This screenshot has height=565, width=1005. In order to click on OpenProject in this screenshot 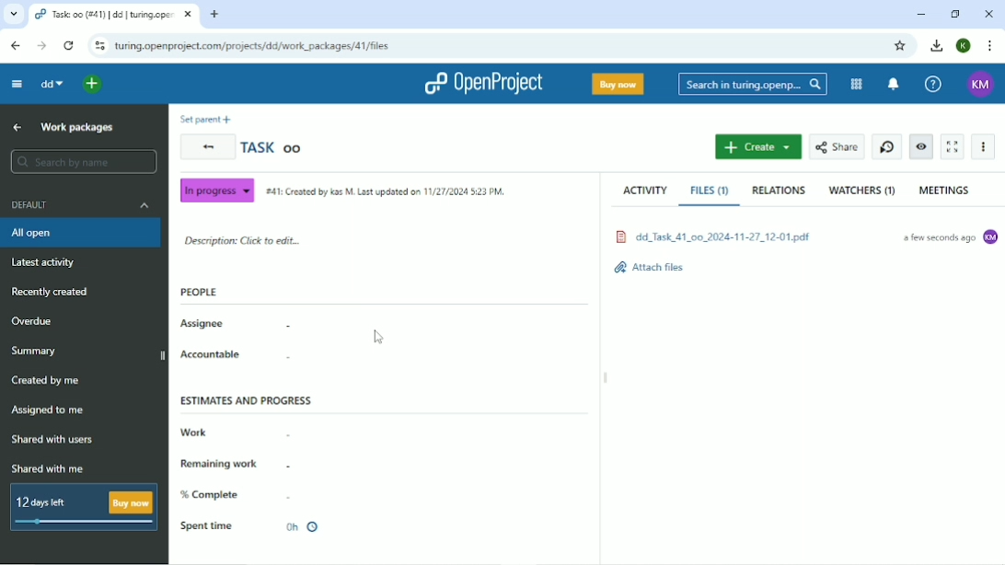, I will do `click(486, 83)`.